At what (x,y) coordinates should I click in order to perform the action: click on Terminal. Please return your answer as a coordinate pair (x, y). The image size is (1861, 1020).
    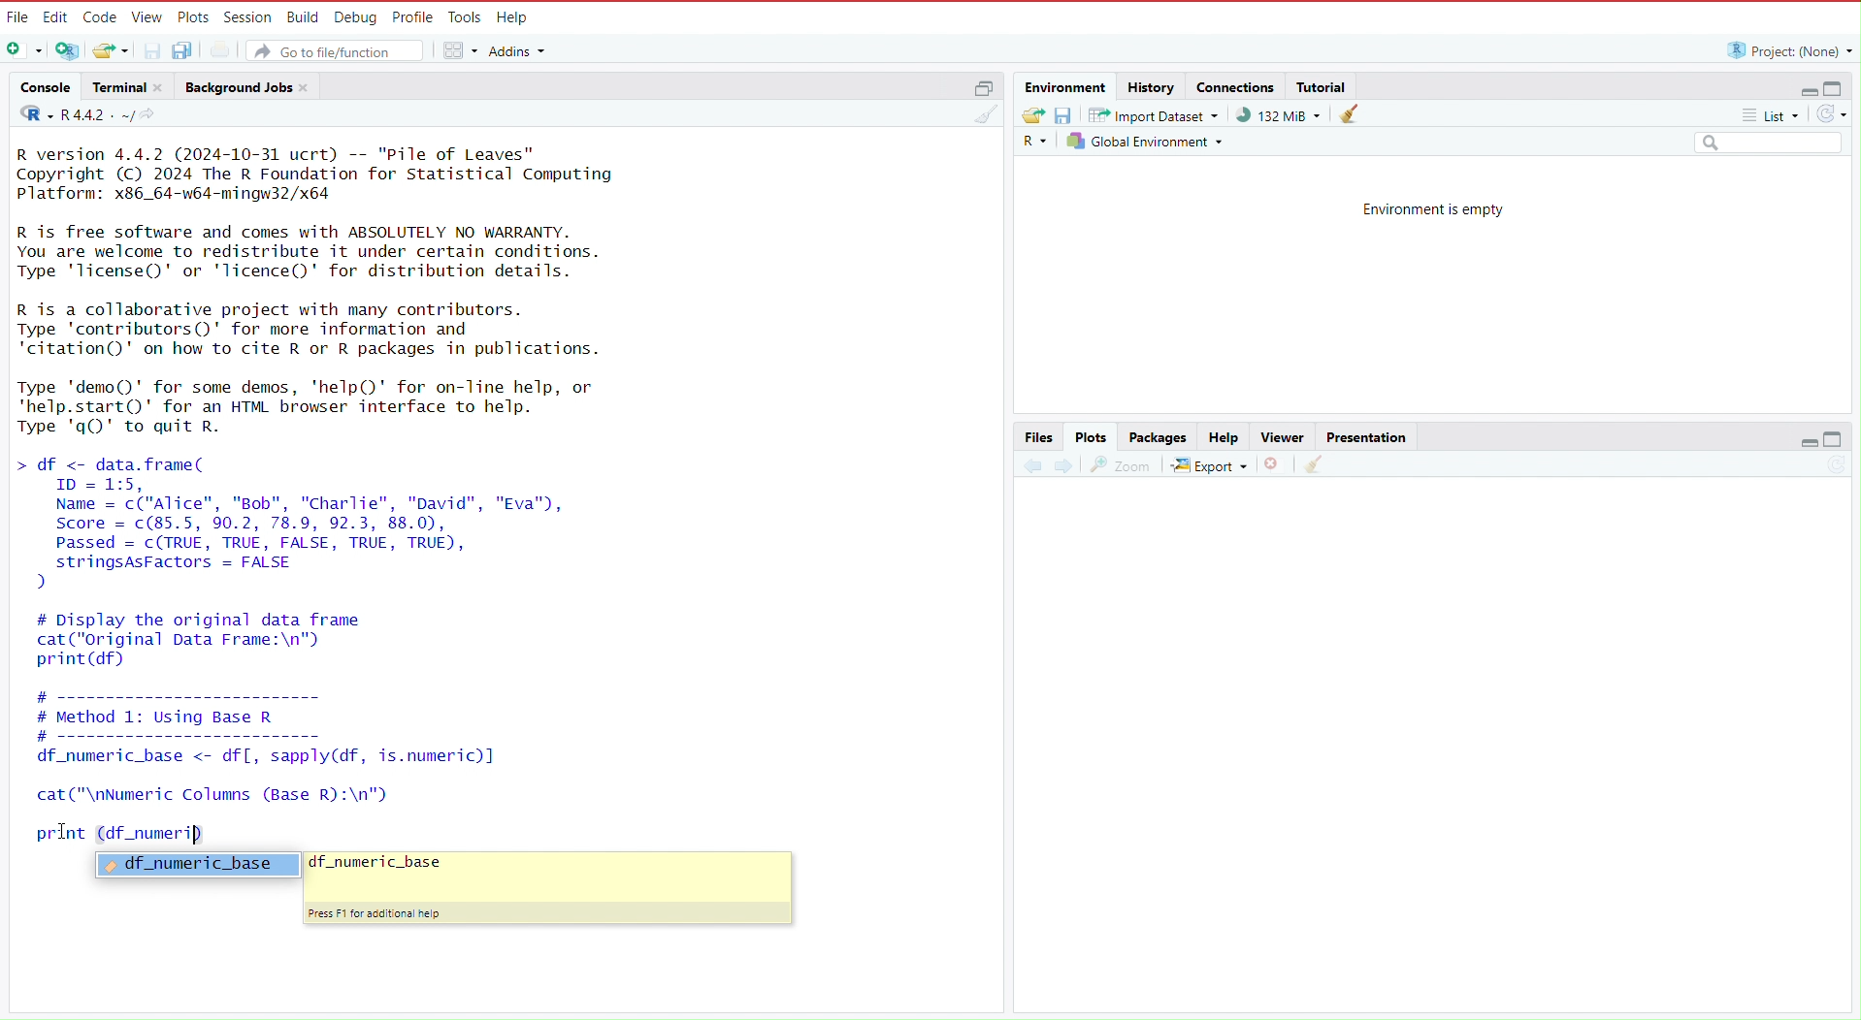
    Looking at the image, I should click on (115, 84).